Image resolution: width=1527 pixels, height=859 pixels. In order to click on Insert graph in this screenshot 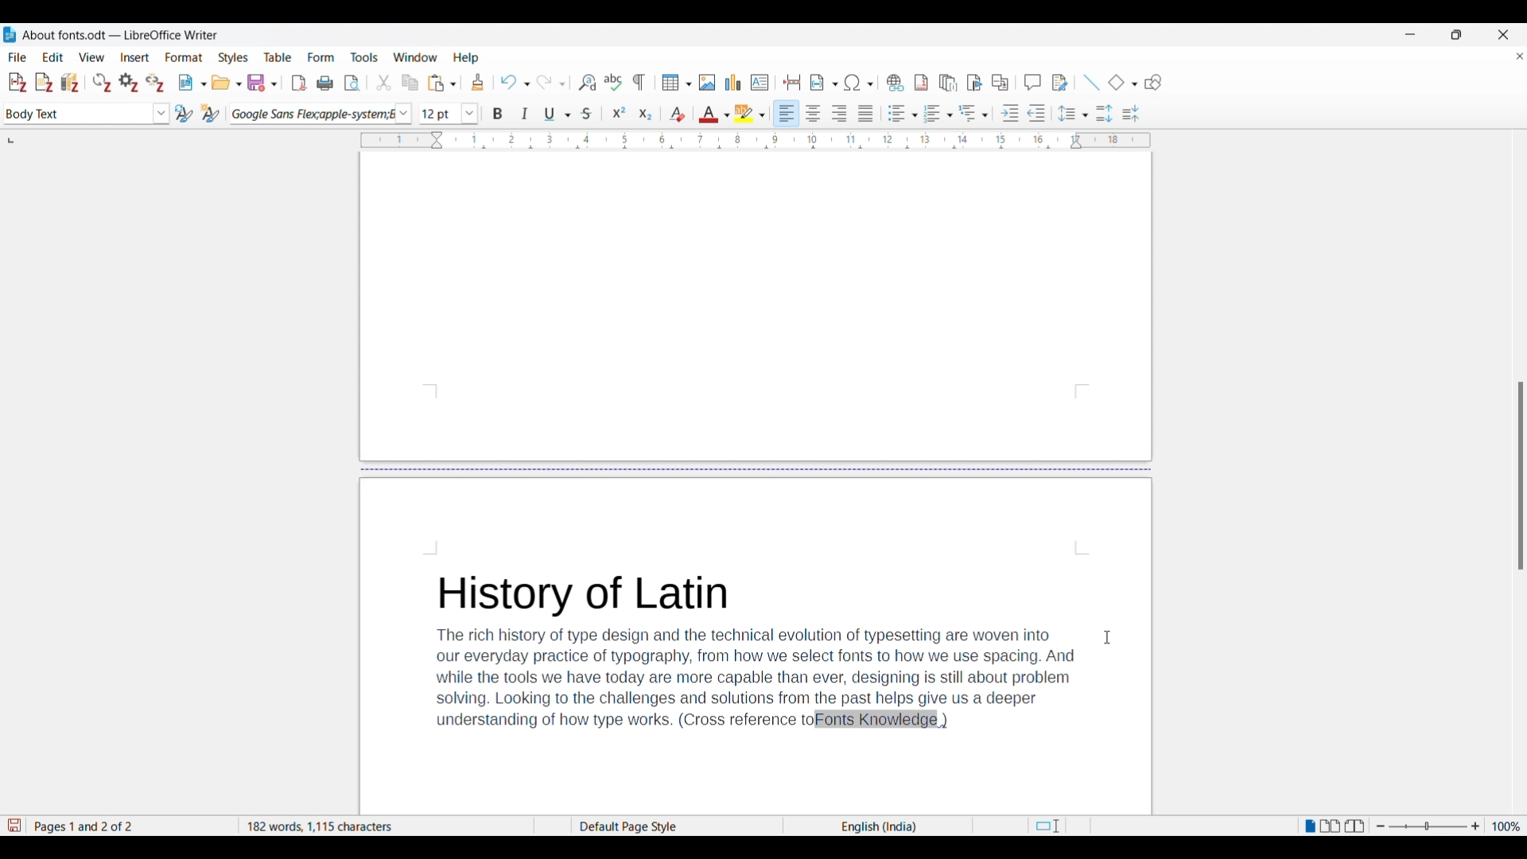, I will do `click(734, 82)`.